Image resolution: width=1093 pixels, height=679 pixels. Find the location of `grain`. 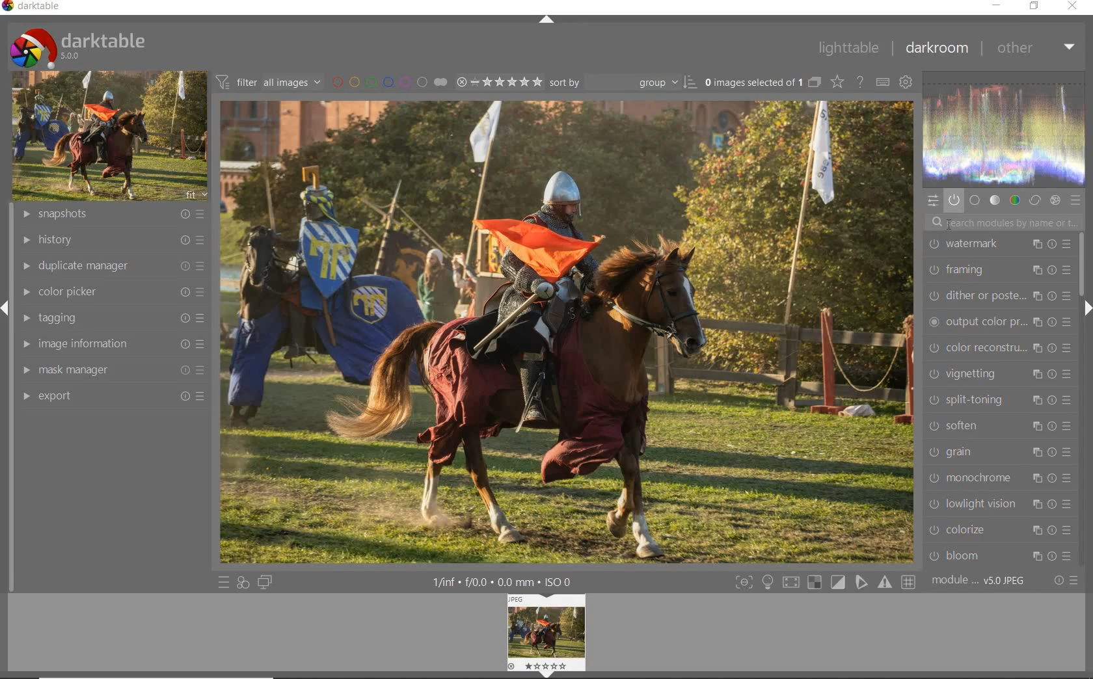

grain is located at coordinates (999, 453).